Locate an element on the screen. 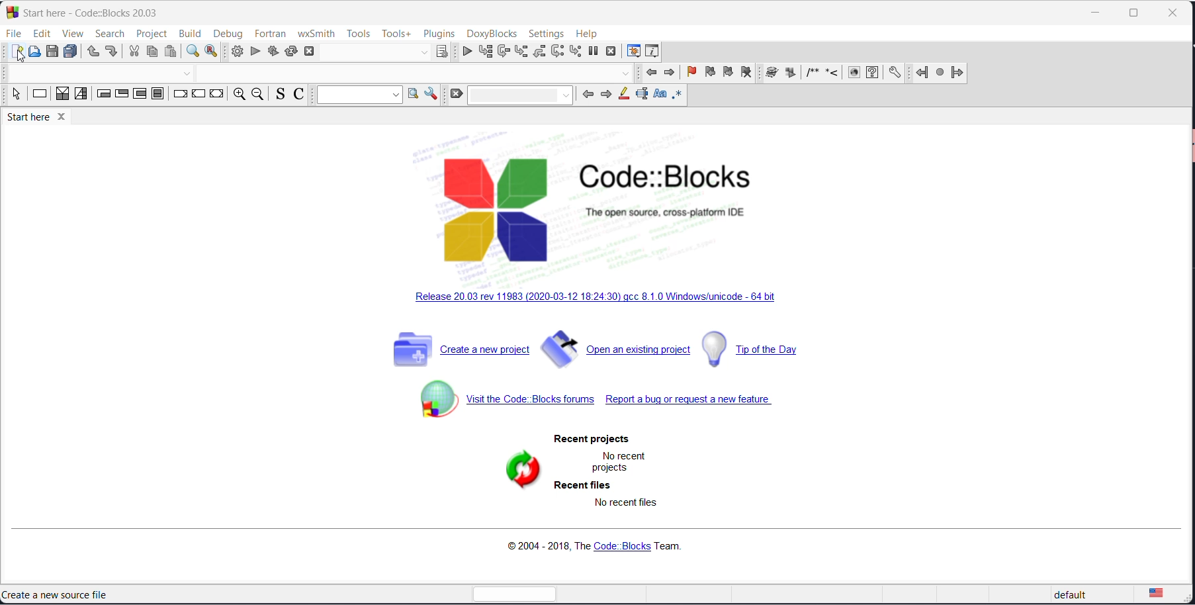  match case is located at coordinates (660, 96).